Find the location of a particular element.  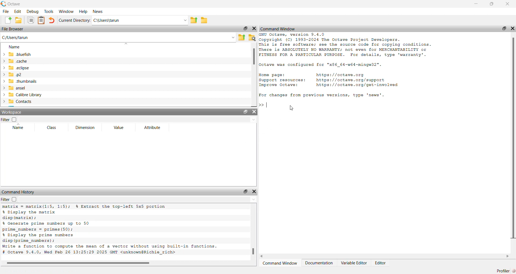

minimise is located at coordinates (476, 3).